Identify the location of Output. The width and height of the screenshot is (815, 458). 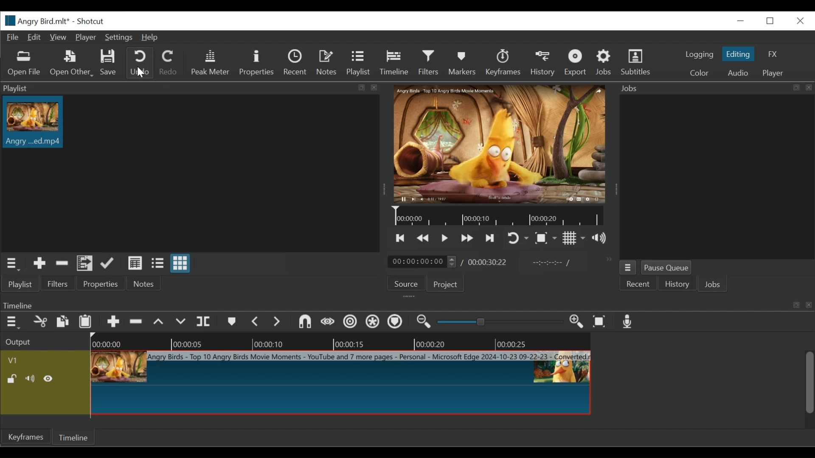
(20, 342).